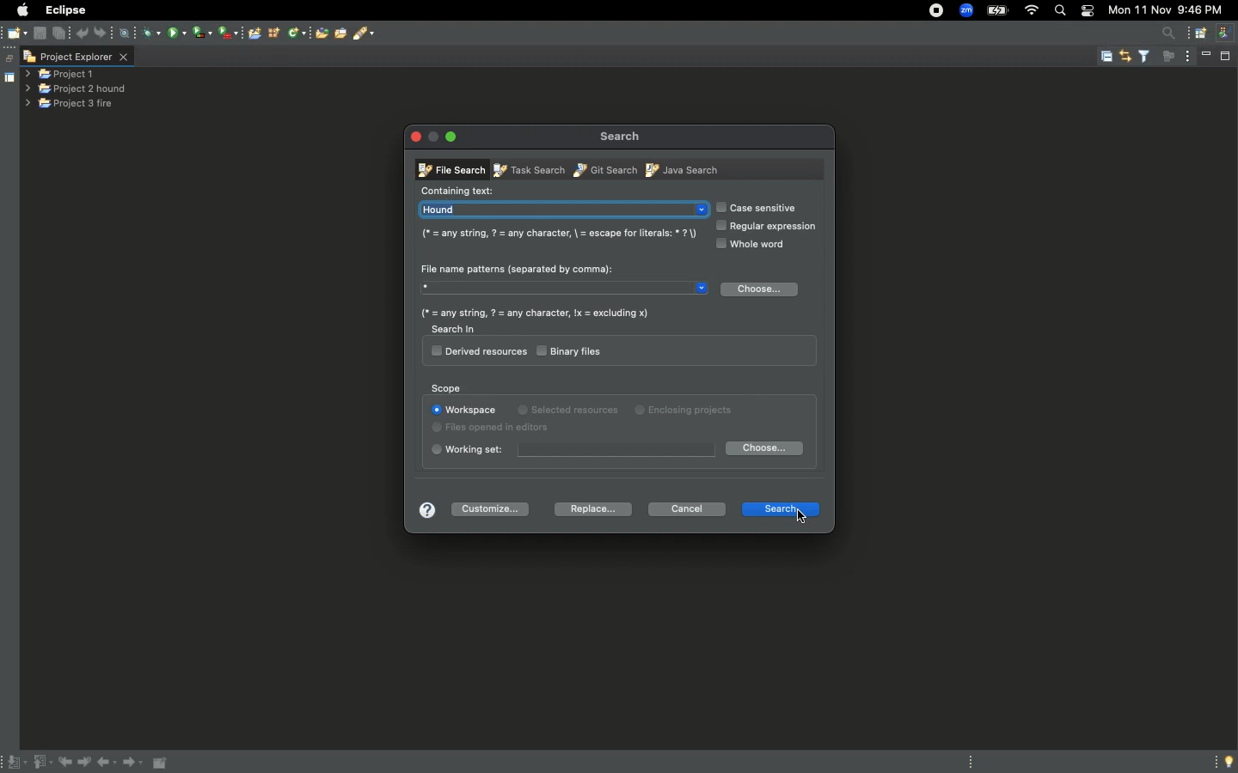 Image resolution: width=1238 pixels, height=773 pixels. Describe the element at coordinates (535, 313) in the screenshot. I see `(* = any string, ? = any character, Ix = excluding x)` at that location.